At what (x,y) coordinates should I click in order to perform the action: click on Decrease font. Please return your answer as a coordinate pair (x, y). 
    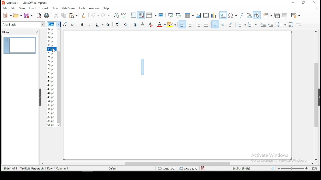
    Looking at the image, I should click on (72, 24).